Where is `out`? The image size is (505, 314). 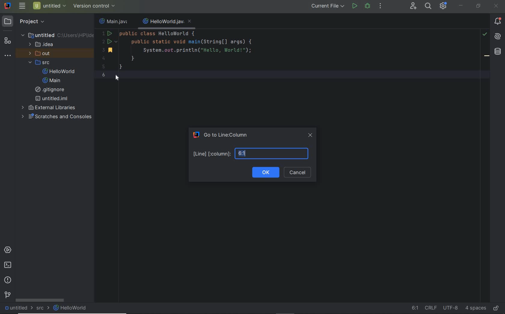 out is located at coordinates (41, 53).